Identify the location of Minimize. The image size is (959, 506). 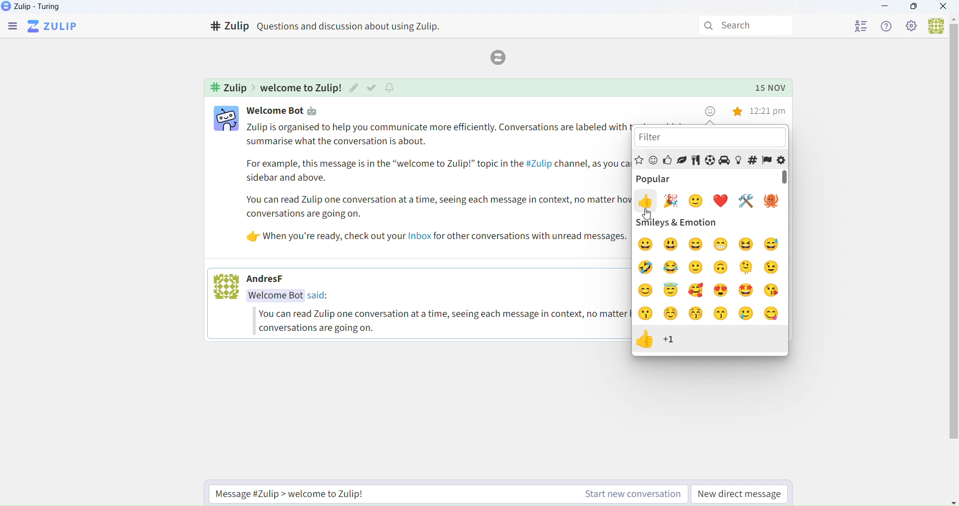
(887, 7).